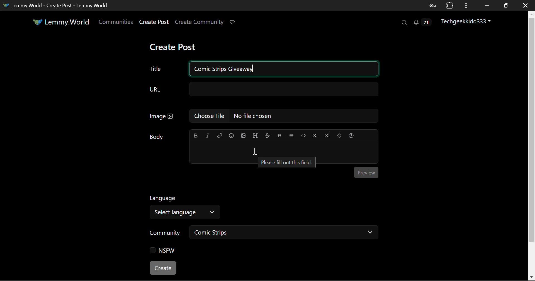 The image size is (535, 281). I want to click on Options, so click(465, 5).